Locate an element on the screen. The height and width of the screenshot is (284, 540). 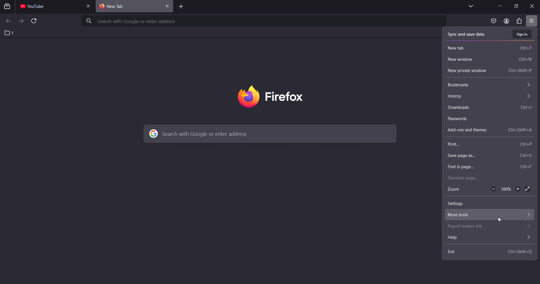
reload current page is located at coordinates (34, 21).